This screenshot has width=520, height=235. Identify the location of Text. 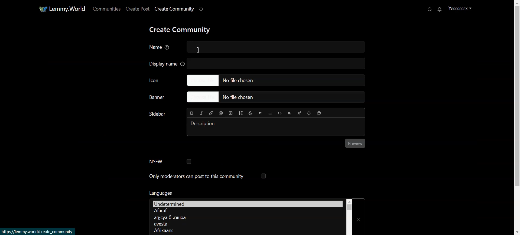
(157, 114).